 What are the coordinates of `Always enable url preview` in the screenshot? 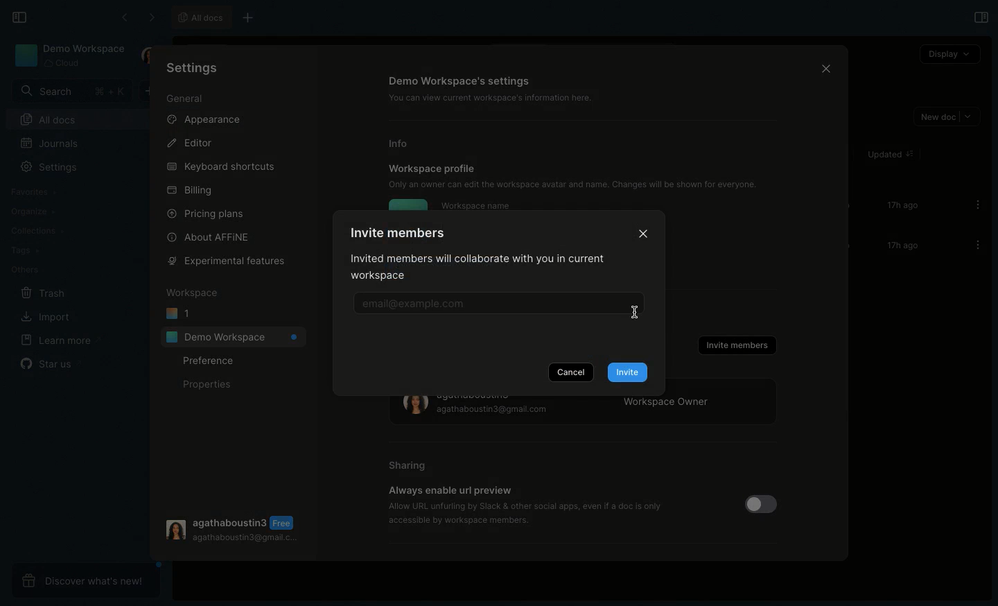 It's located at (450, 490).